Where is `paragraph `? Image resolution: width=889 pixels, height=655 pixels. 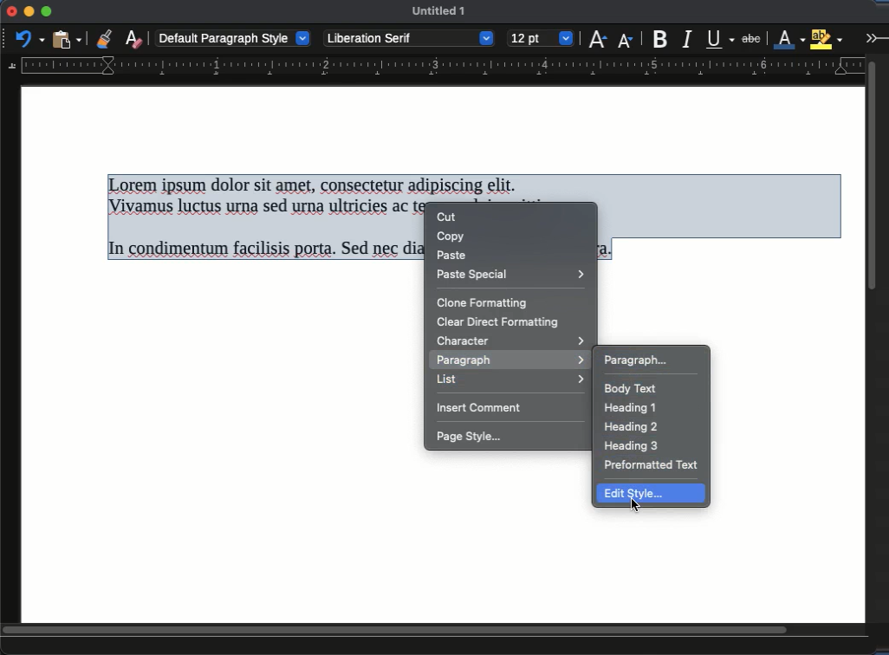 paragraph  is located at coordinates (636, 360).